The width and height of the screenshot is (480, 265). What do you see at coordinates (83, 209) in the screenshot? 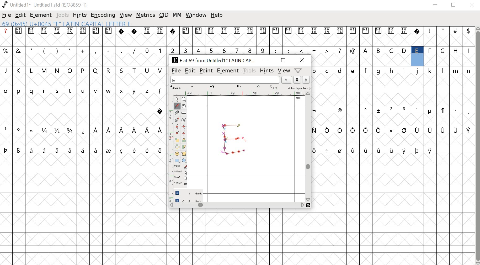
I see `empty cells` at bounding box center [83, 209].